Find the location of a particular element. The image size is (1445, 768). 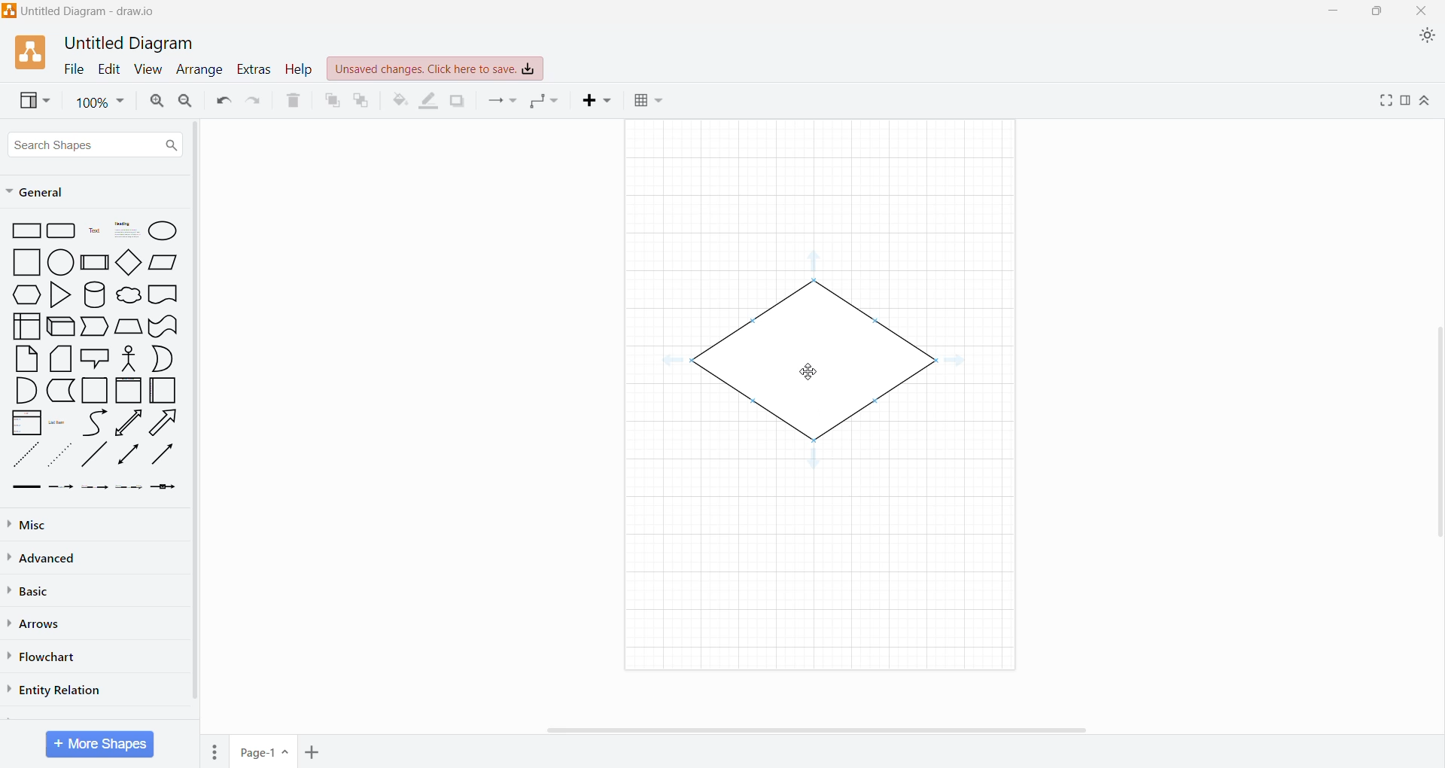

Arrows is located at coordinates (38, 624).